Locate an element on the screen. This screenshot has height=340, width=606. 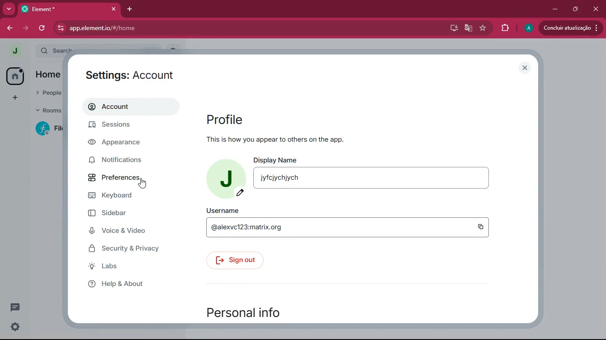
conversation is located at coordinates (13, 307).